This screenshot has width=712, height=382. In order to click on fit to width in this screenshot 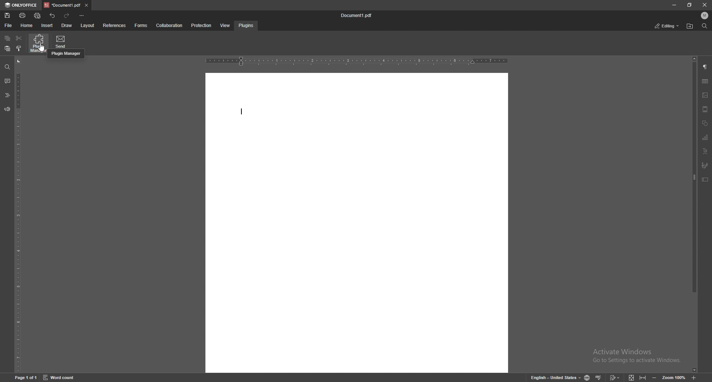, I will do `click(643, 377)`.